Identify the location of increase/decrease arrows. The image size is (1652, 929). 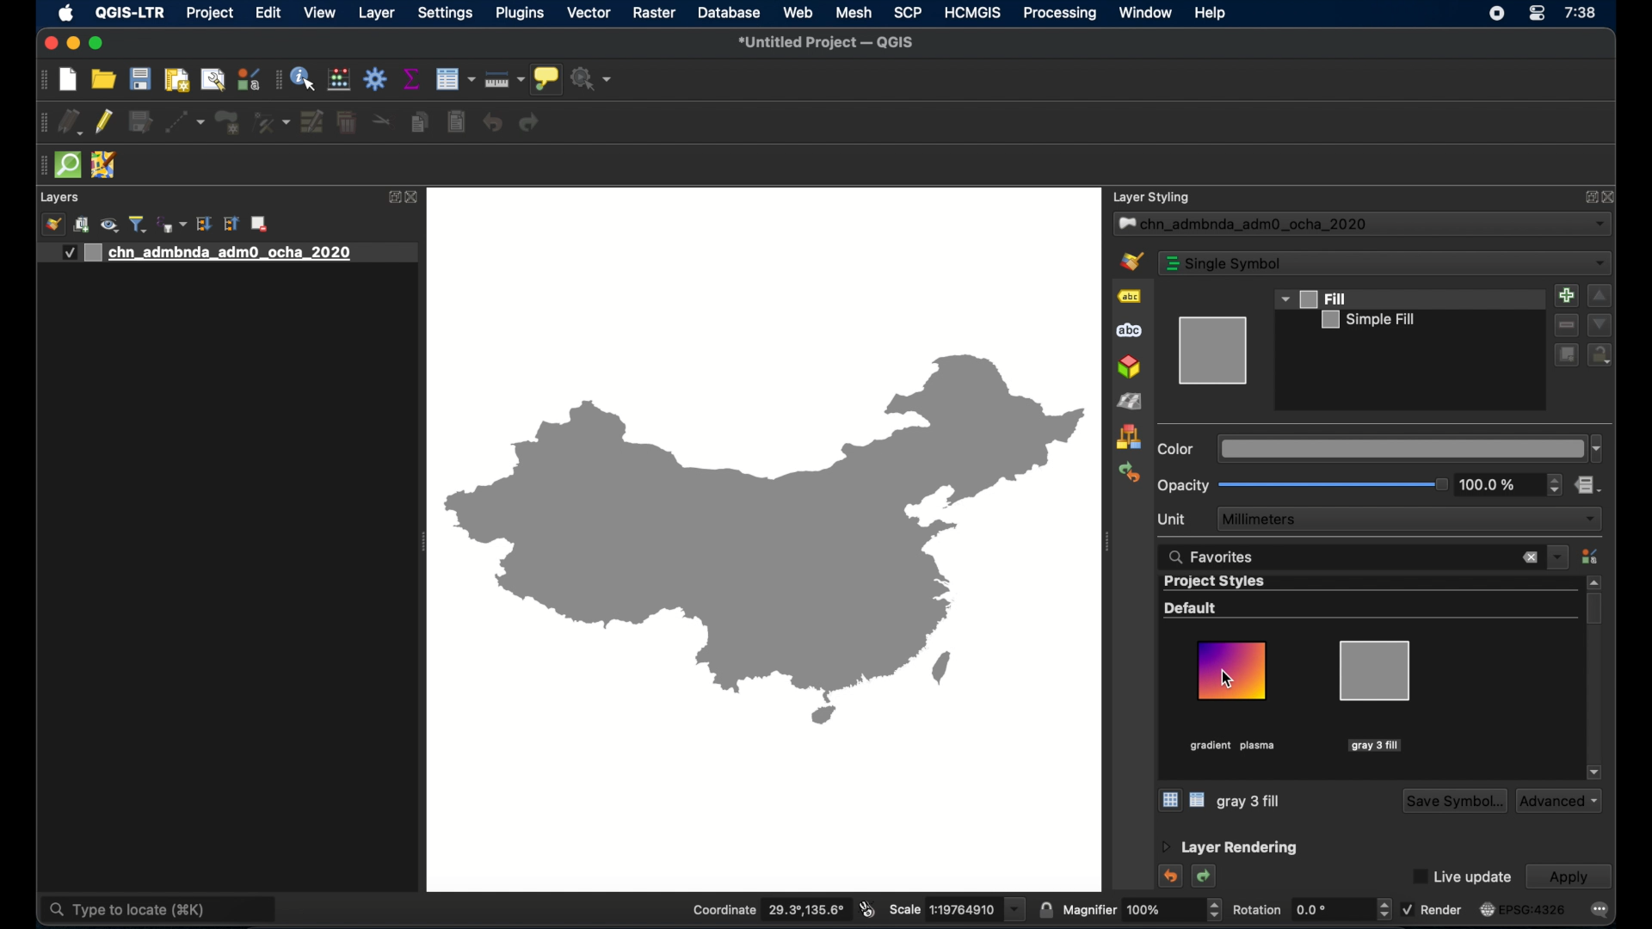
(1388, 911).